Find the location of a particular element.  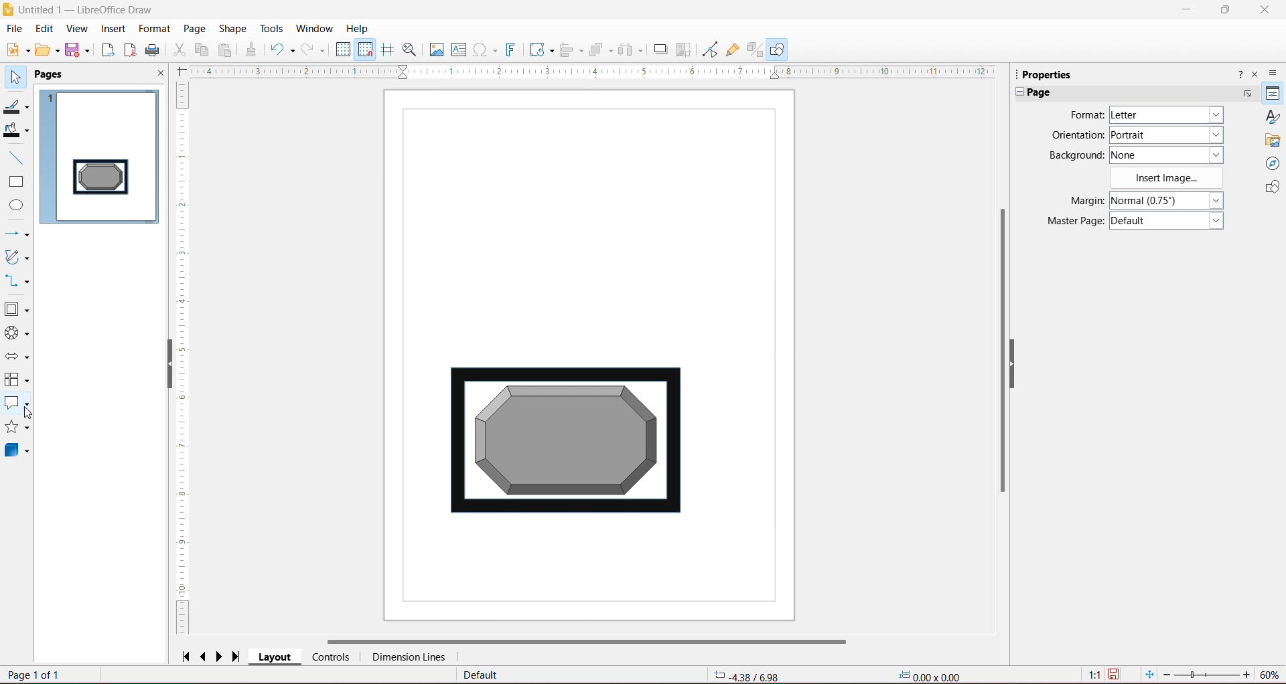

Gallery is located at coordinates (1273, 141).